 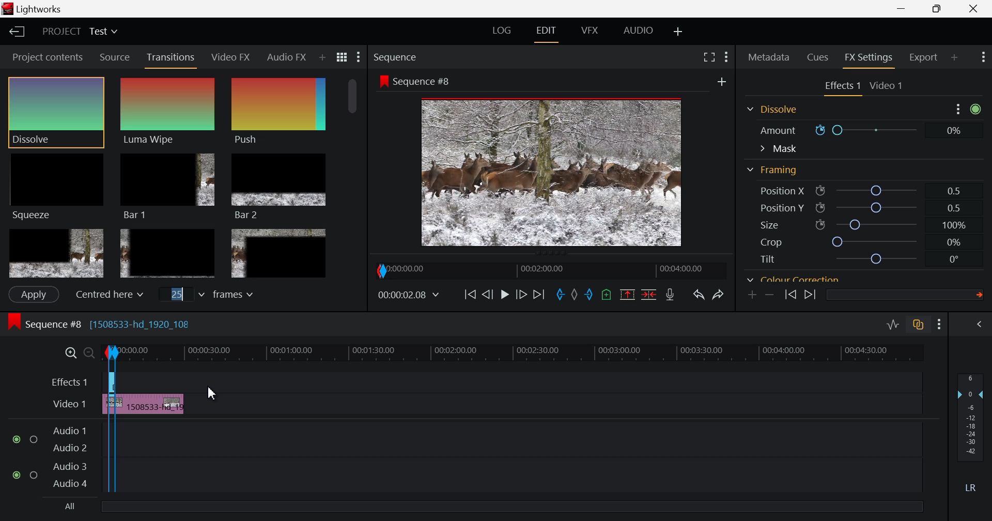 I want to click on Position X, so click(x=855, y=130).